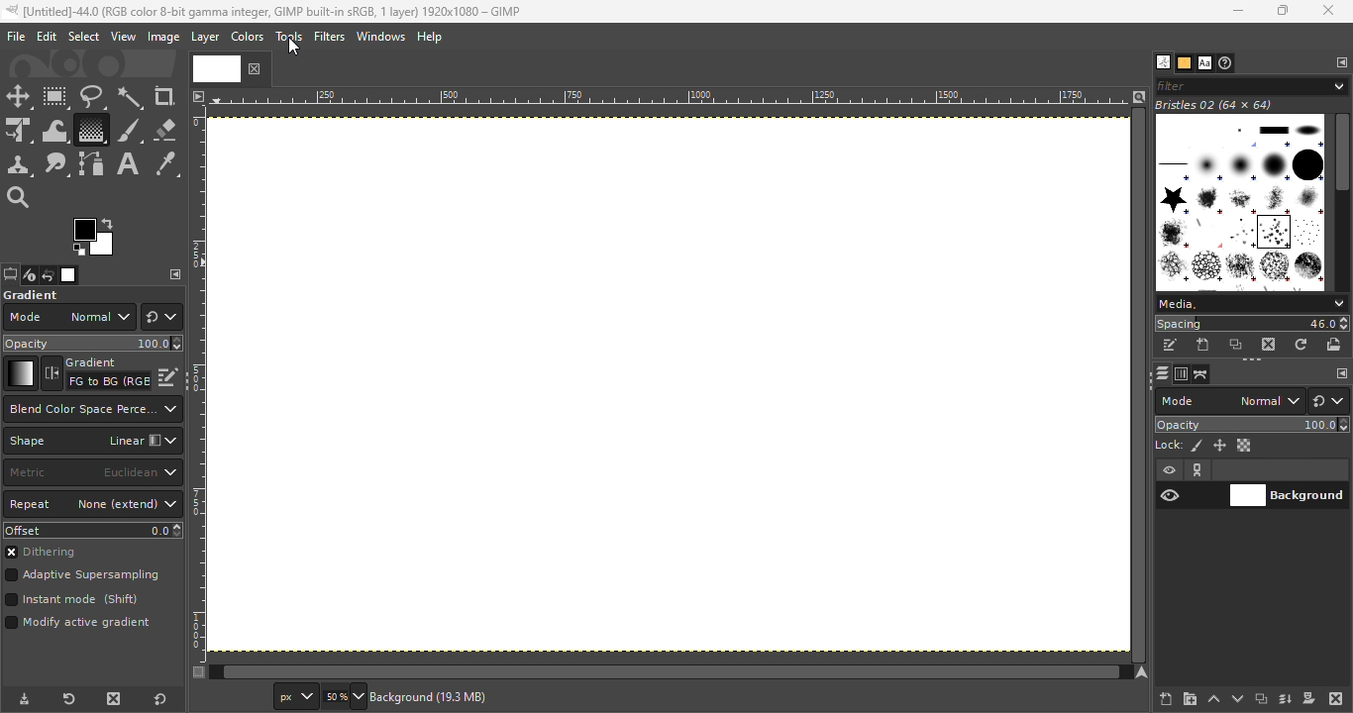 This screenshot has height=713, width=1353. I want to click on Dithering, so click(49, 554).